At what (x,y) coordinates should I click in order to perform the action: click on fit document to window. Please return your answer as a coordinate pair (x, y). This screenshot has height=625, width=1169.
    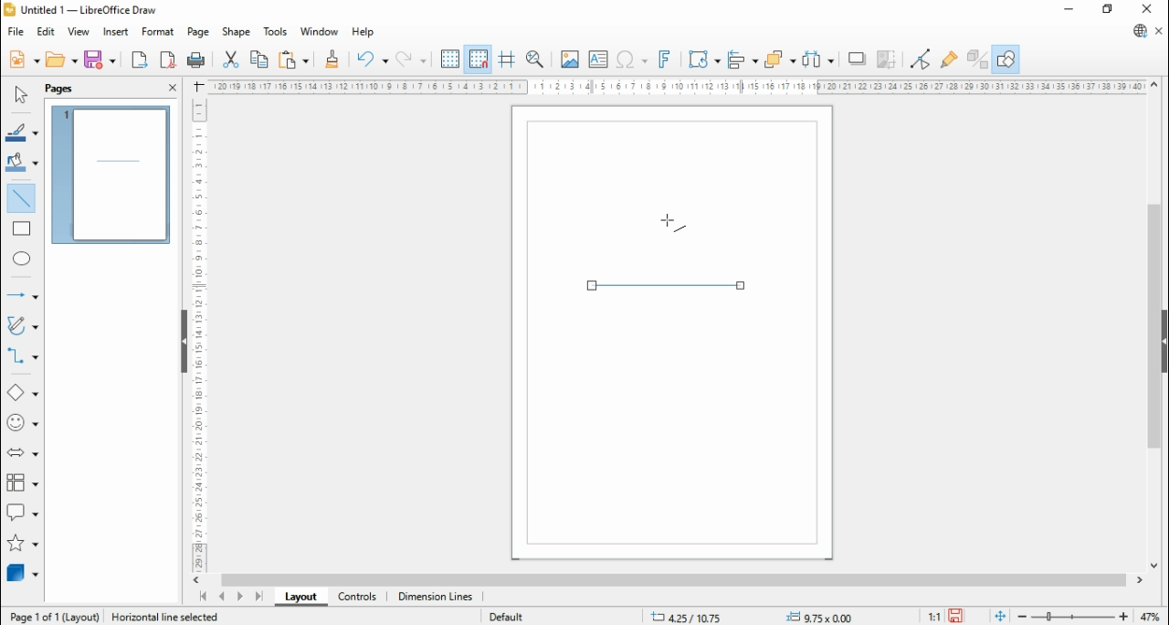
    Looking at the image, I should click on (1000, 617).